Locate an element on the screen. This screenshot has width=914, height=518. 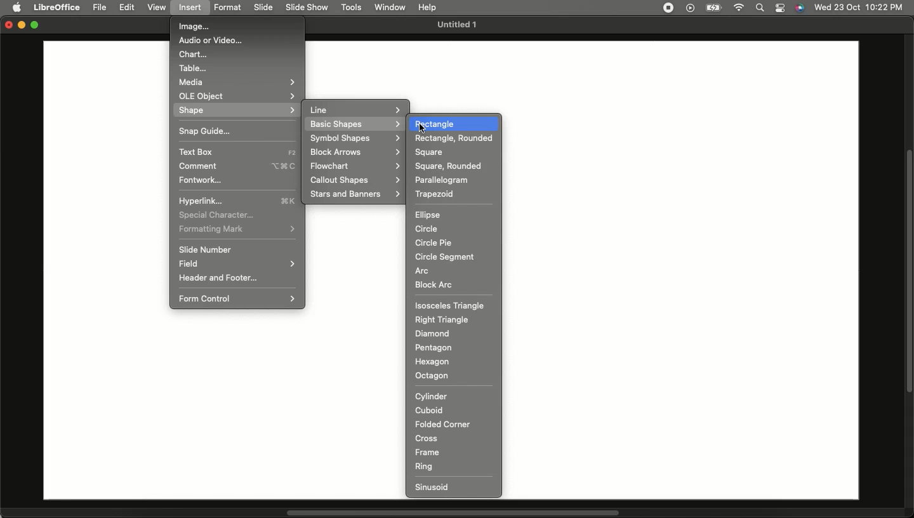
Scroll is located at coordinates (908, 272).